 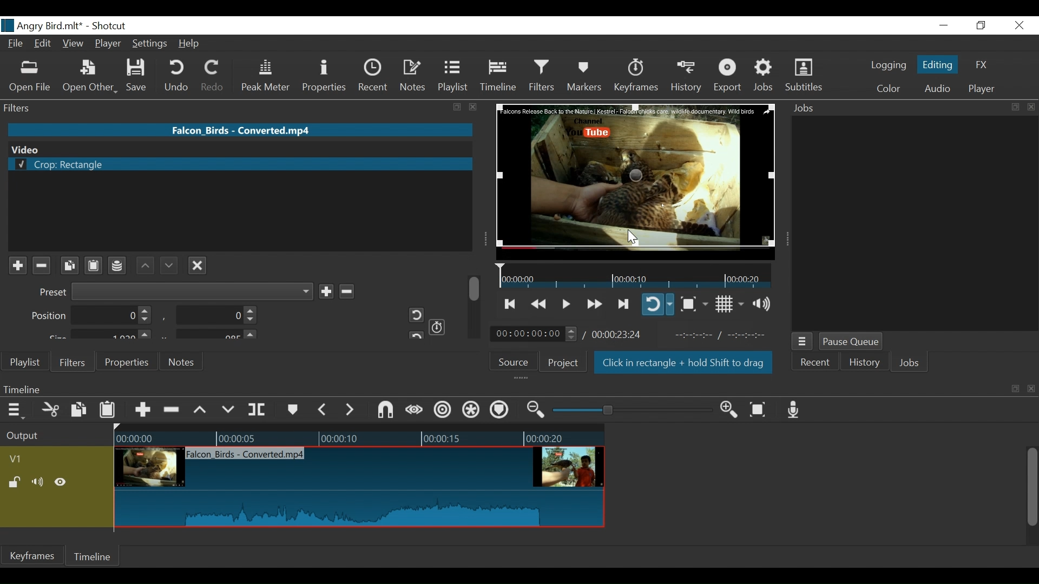 What do you see at coordinates (351, 409) in the screenshot?
I see `Next Marker` at bounding box center [351, 409].